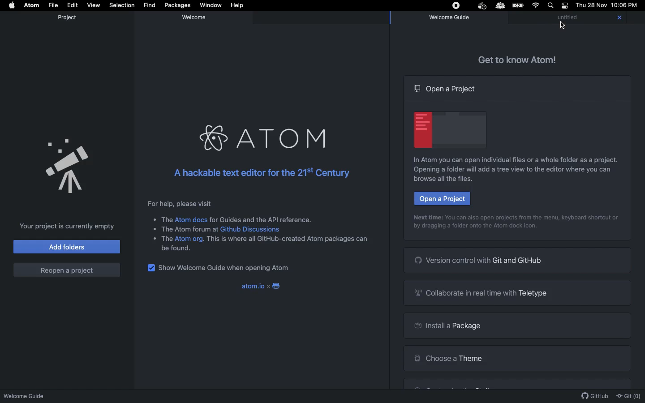  What do you see at coordinates (177, 204) in the screenshot?
I see `Descriptive text` at bounding box center [177, 204].